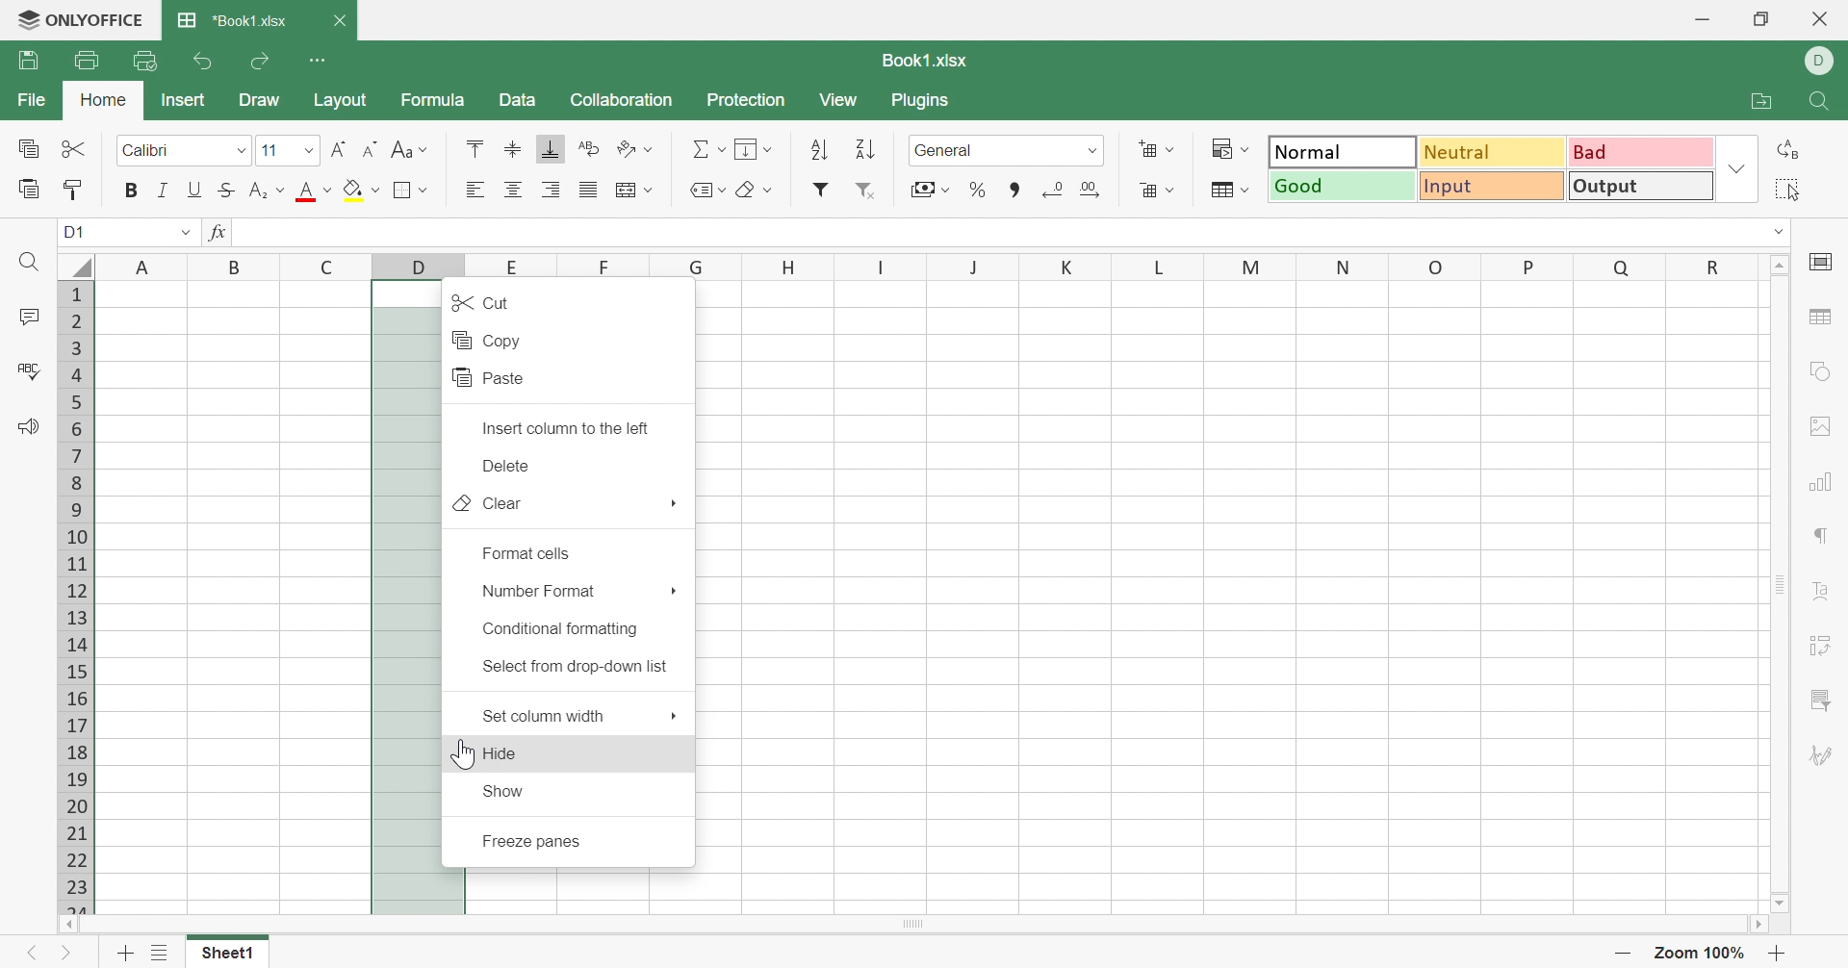 The width and height of the screenshot is (1848, 968). What do you see at coordinates (29, 98) in the screenshot?
I see `File` at bounding box center [29, 98].